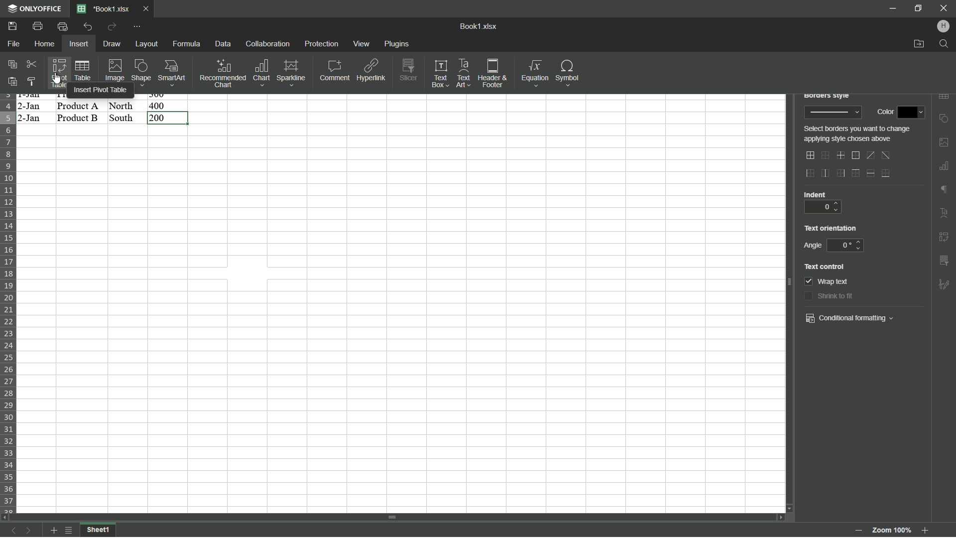 This screenshot has width=956, height=538. Describe the element at coordinates (12, 64) in the screenshot. I see `Copy` at that location.